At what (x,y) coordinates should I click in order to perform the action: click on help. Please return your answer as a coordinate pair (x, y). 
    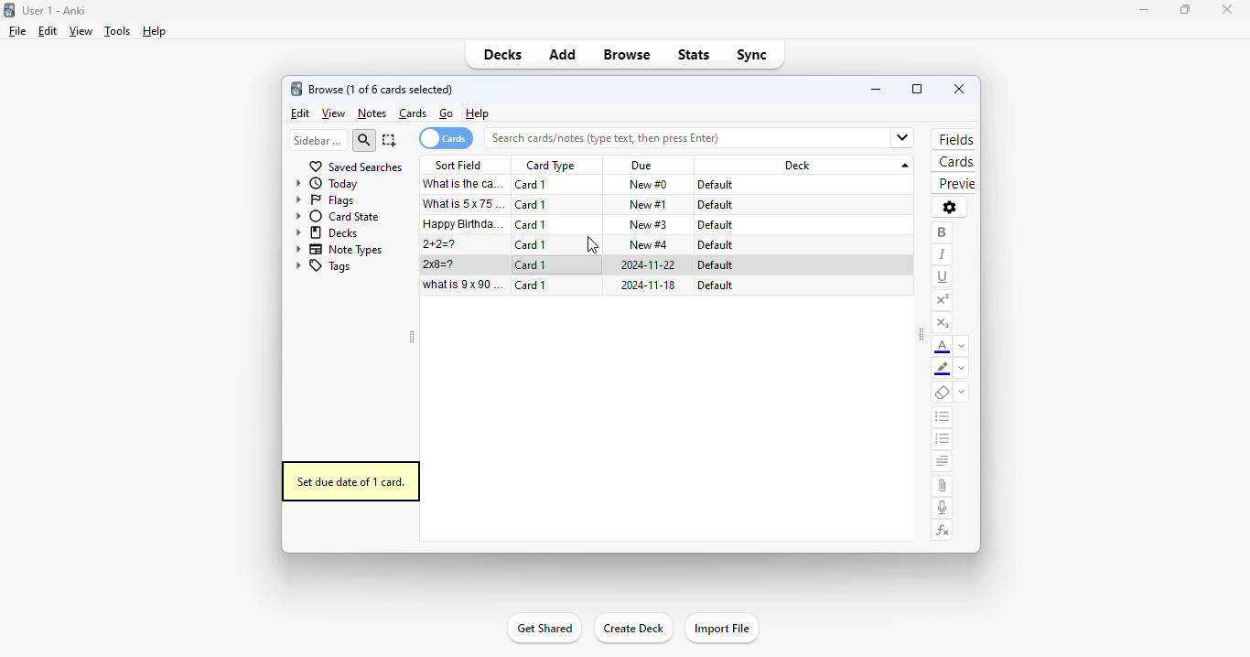
    Looking at the image, I should click on (477, 114).